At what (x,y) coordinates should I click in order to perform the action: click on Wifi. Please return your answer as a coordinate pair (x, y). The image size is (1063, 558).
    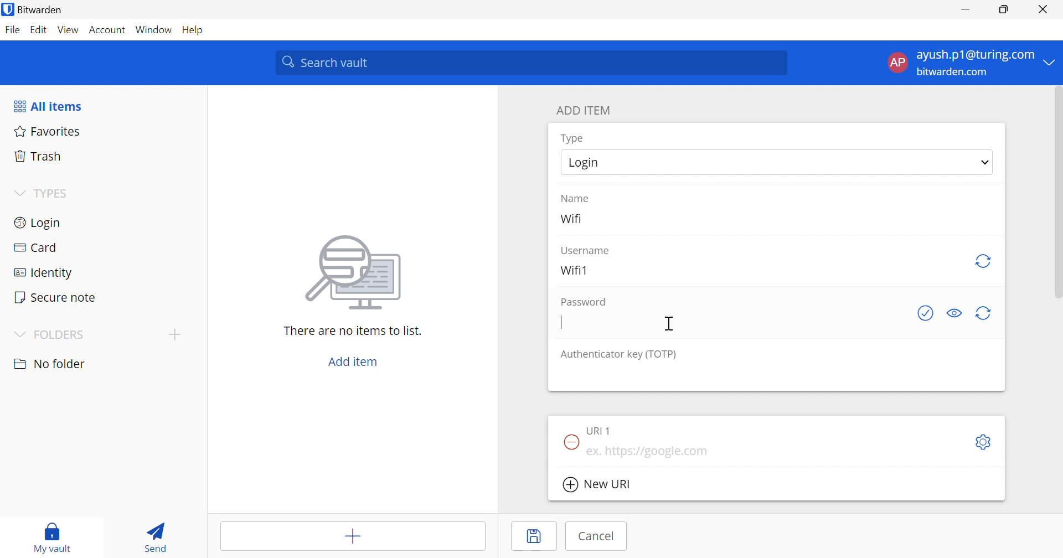
    Looking at the image, I should click on (570, 218).